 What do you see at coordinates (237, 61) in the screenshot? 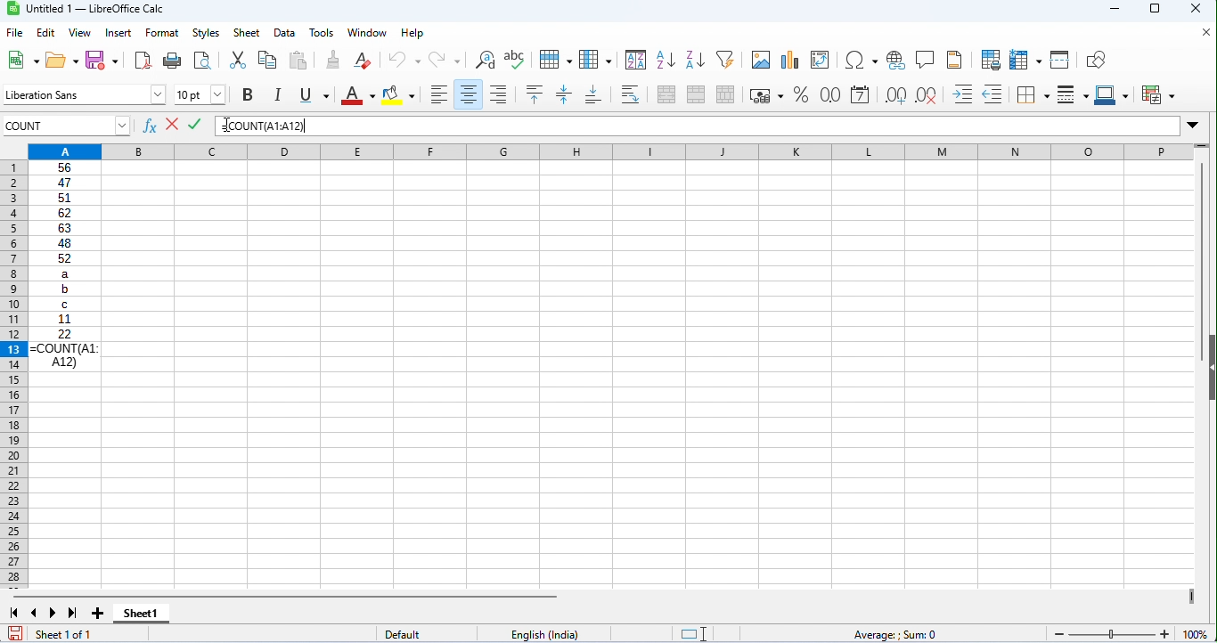
I see `cut` at bounding box center [237, 61].